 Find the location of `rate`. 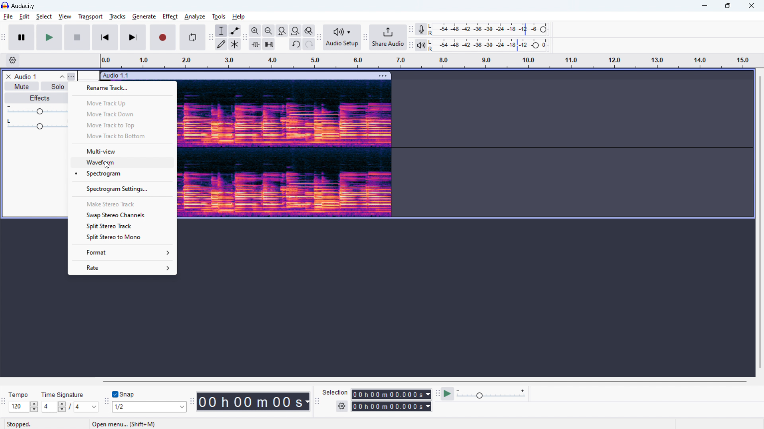

rate is located at coordinates (121, 267).